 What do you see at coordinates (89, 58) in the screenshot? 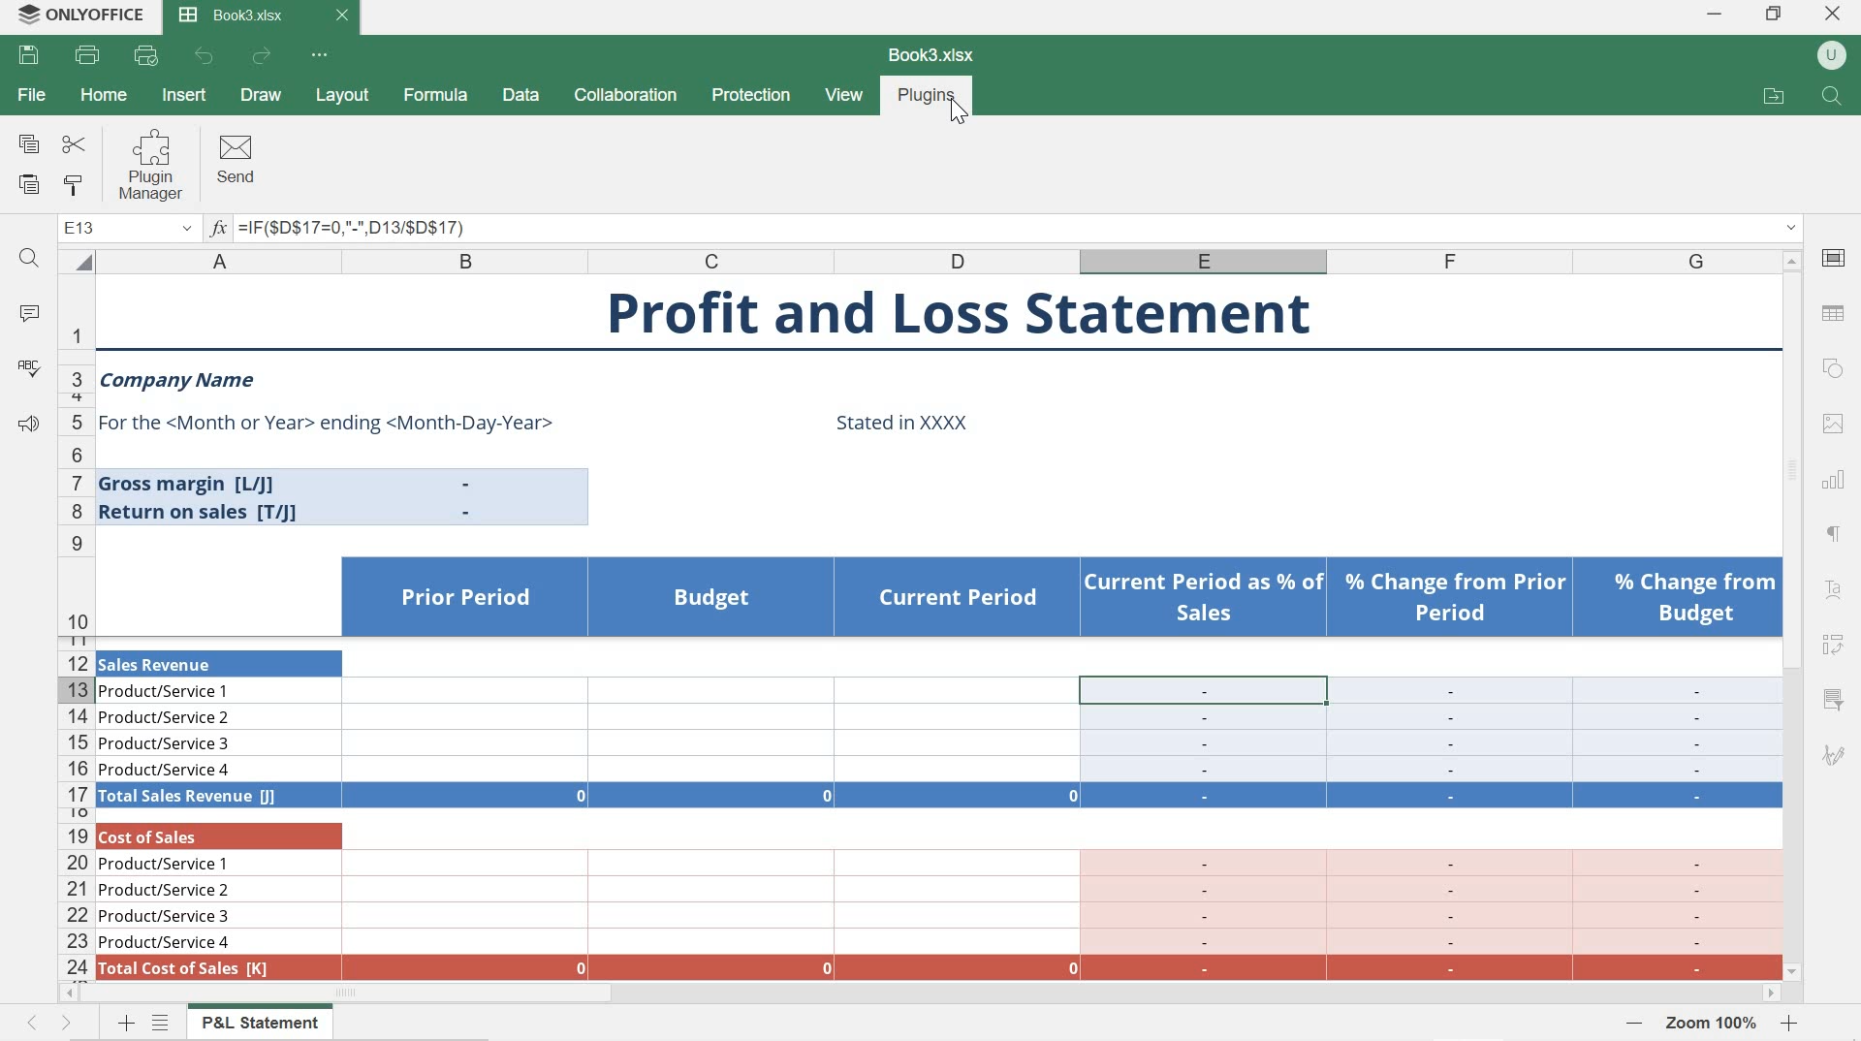
I see `print file` at bounding box center [89, 58].